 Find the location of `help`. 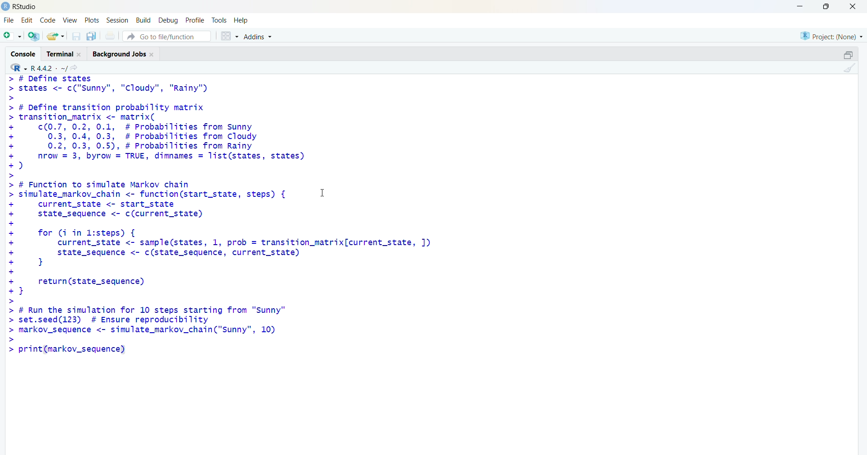

help is located at coordinates (242, 20).